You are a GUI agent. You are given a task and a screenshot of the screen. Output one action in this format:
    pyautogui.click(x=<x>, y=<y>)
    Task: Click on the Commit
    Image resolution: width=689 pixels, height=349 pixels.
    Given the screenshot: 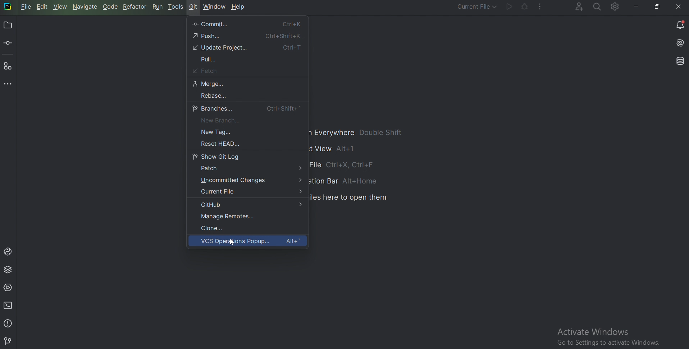 What is the action you would take?
    pyautogui.click(x=247, y=24)
    